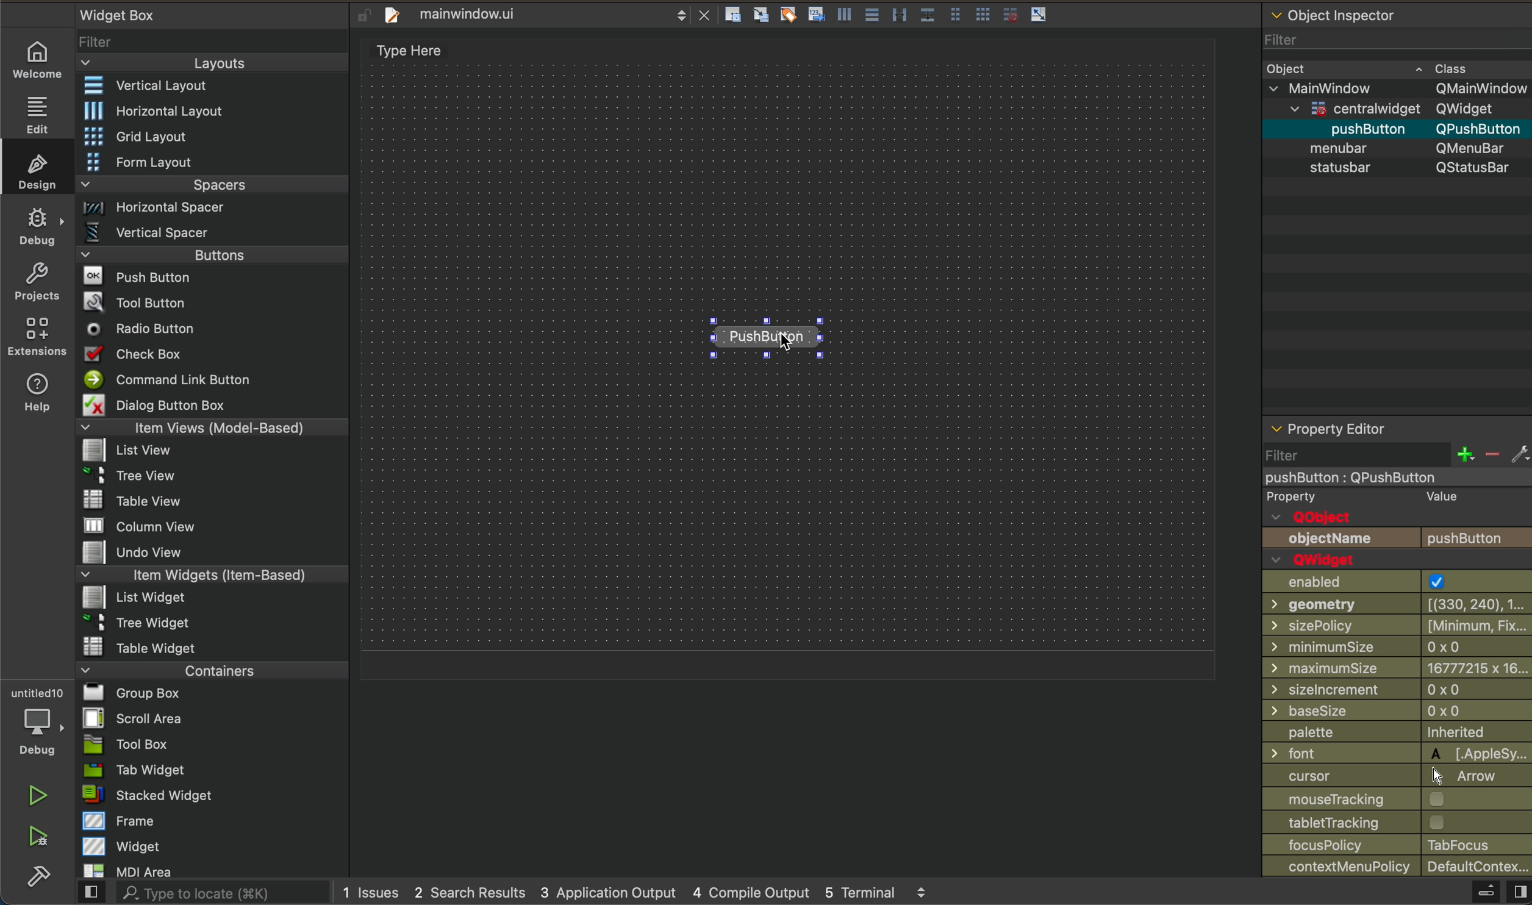 The width and height of the screenshot is (1532, 905). I want to click on push button, so click(1398, 540).